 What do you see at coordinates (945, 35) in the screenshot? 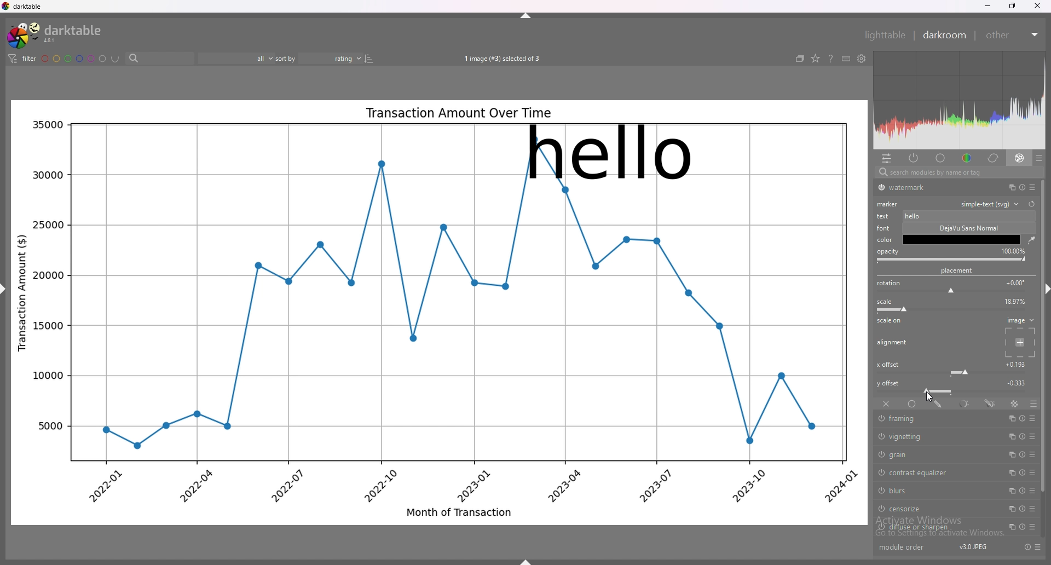
I see `darkroom` at bounding box center [945, 35].